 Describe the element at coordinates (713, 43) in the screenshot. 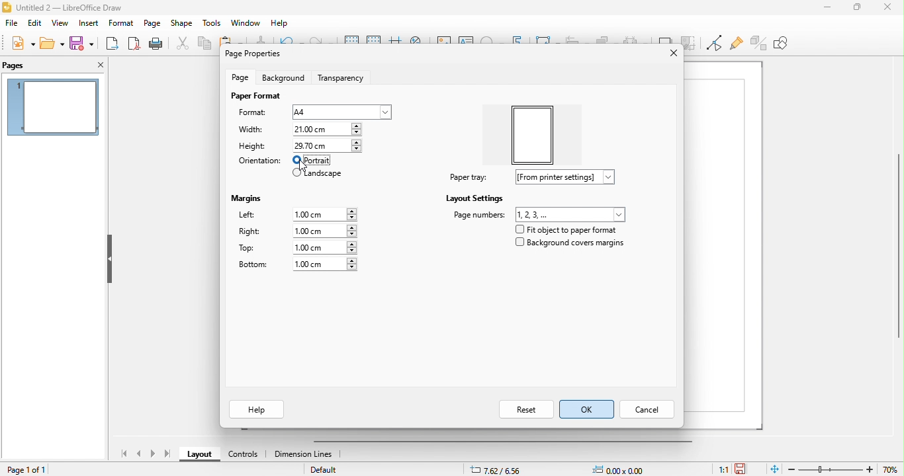

I see `toggle point edit mode` at that location.